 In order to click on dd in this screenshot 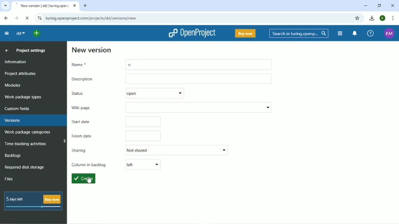, I will do `click(21, 33)`.